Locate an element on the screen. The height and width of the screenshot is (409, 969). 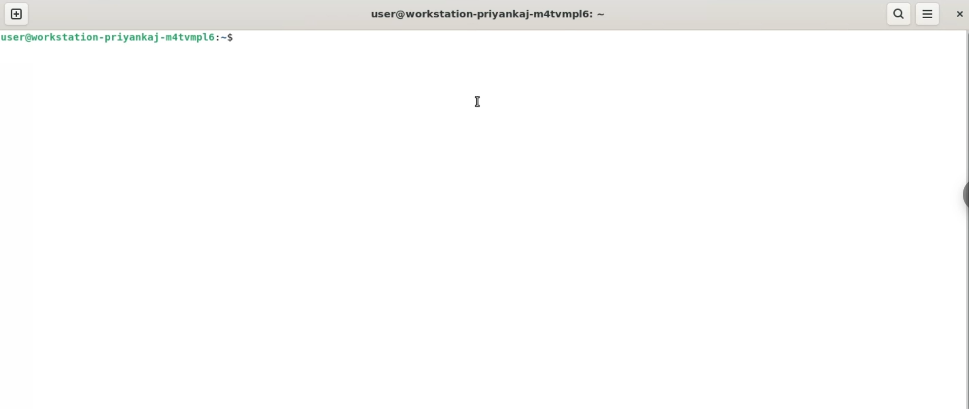
new tab is located at coordinates (16, 15).